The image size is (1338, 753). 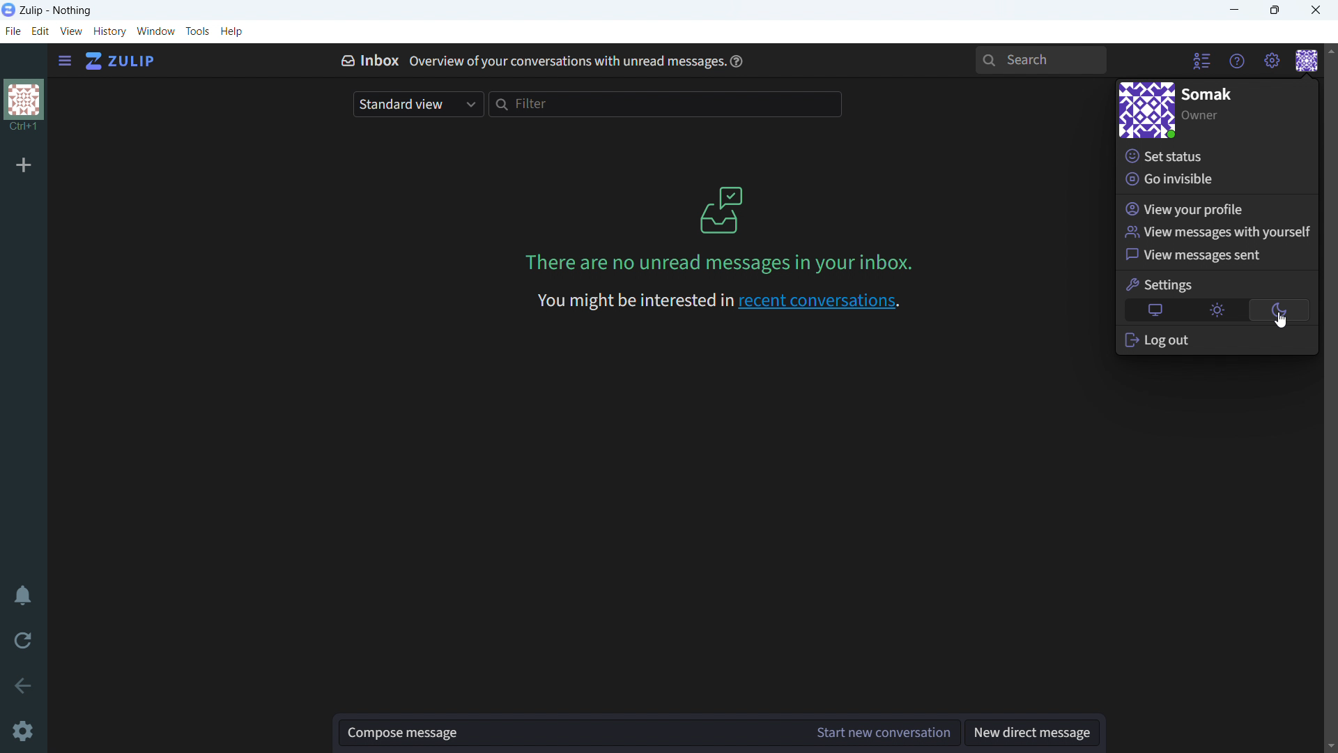 I want to click on settings, so click(x=1218, y=284).